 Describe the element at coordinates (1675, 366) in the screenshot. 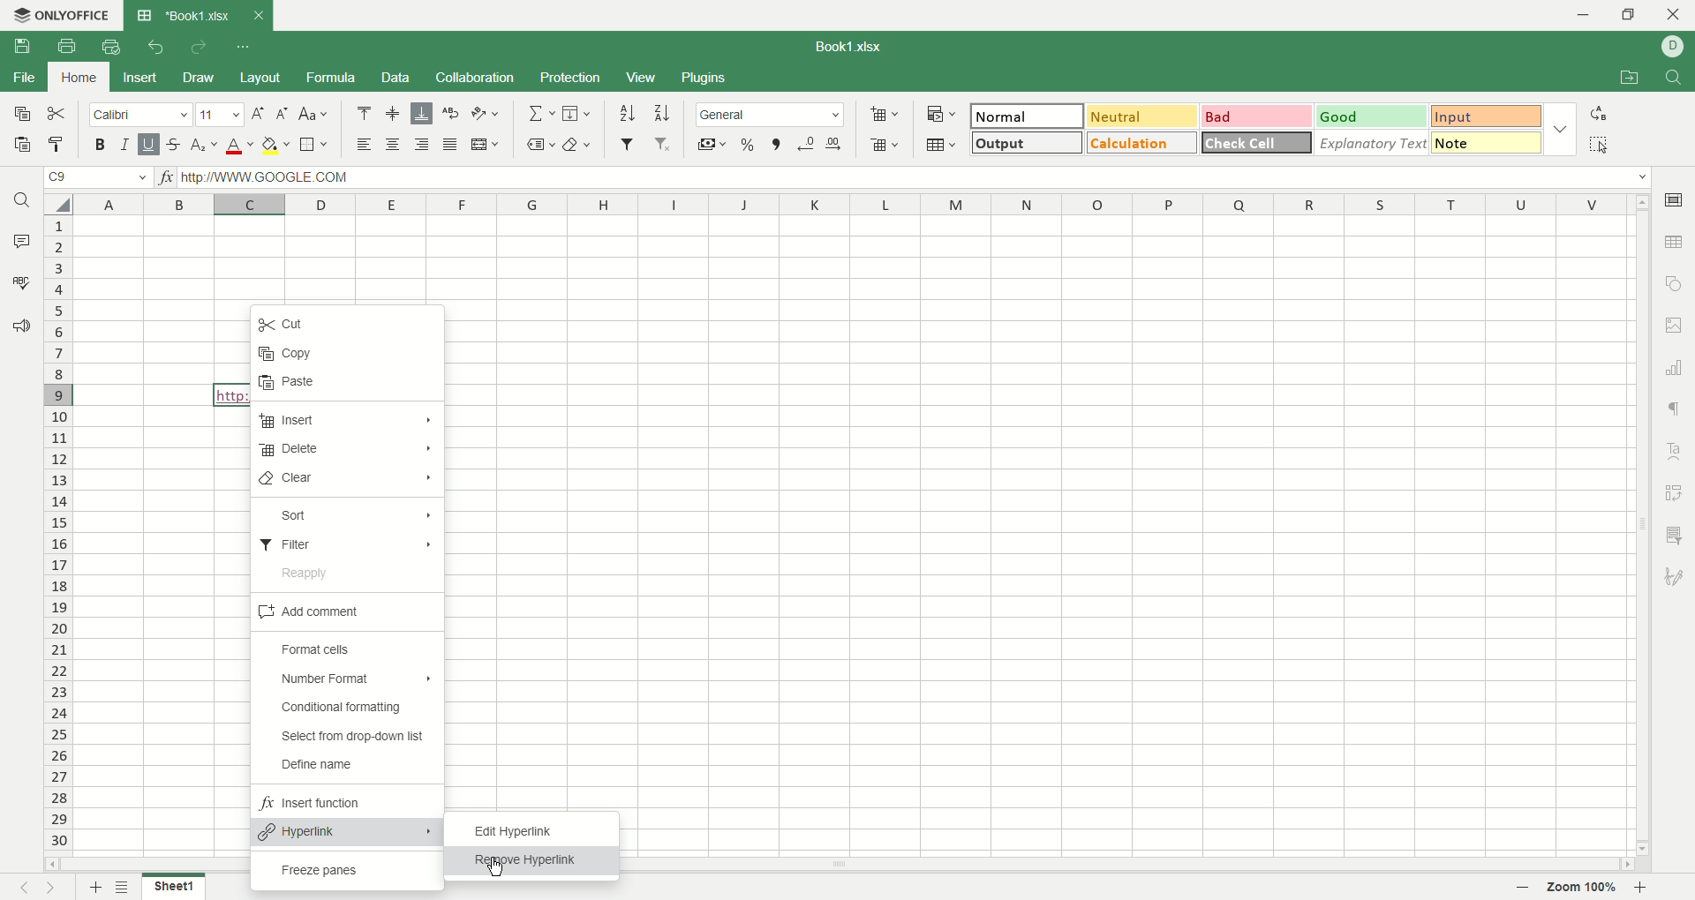

I see `chart settings` at that location.